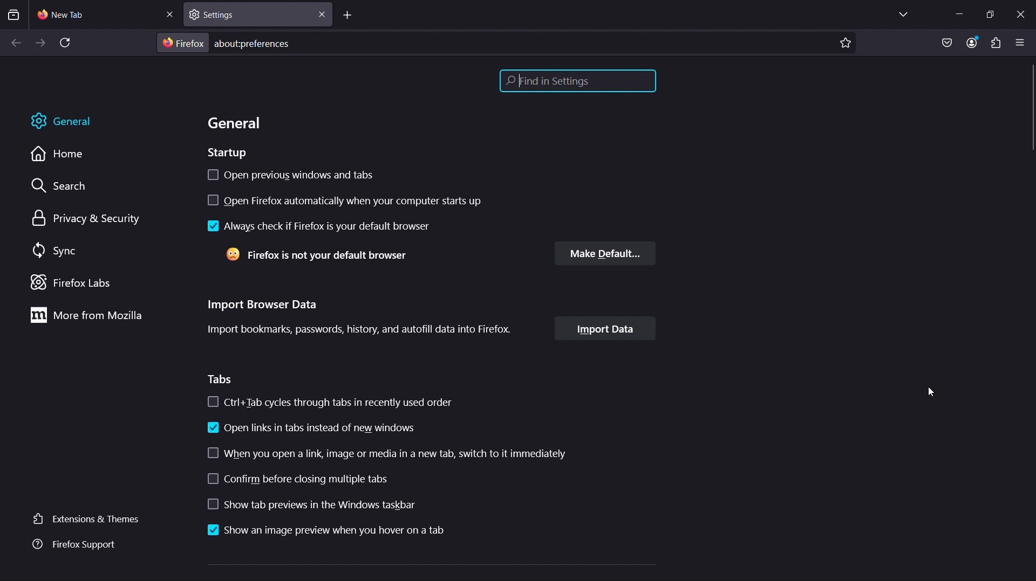 Image resolution: width=1036 pixels, height=581 pixels. Describe the element at coordinates (370, 503) in the screenshot. I see `Show tab previews in the windows taskbar` at that location.